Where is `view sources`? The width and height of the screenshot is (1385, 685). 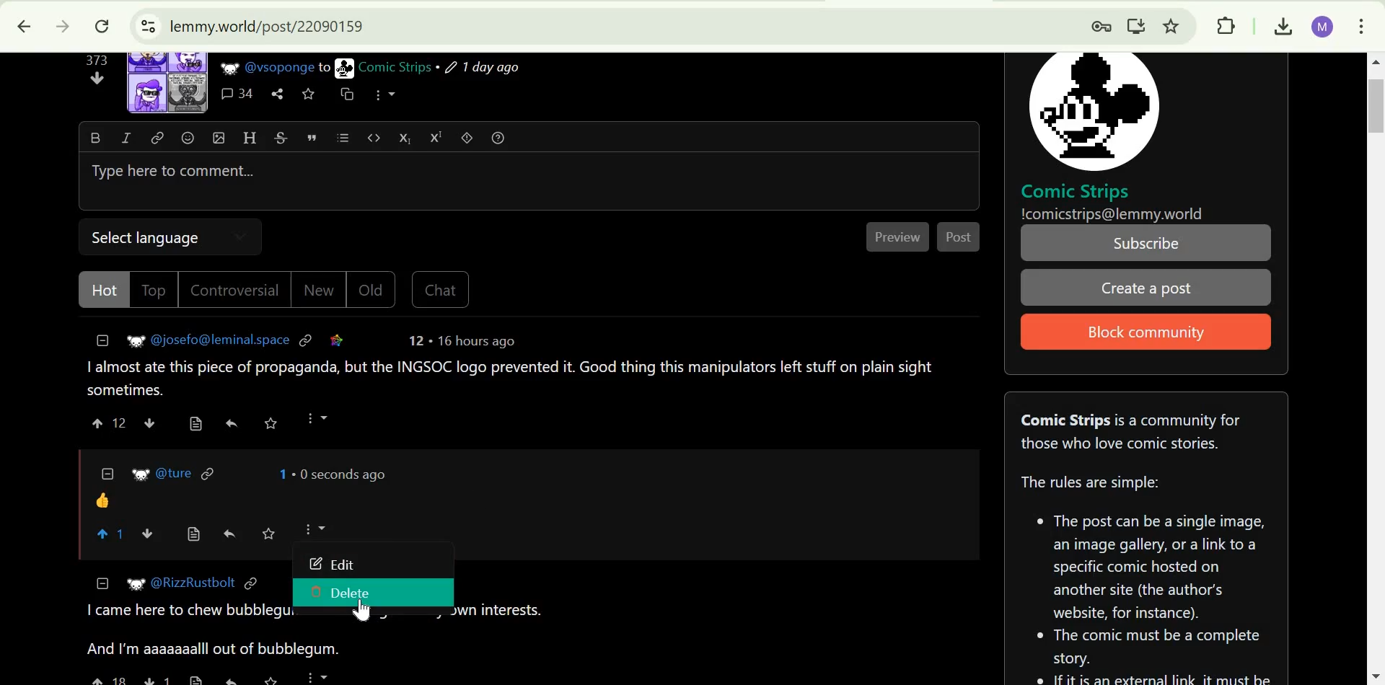
view sources is located at coordinates (194, 535).